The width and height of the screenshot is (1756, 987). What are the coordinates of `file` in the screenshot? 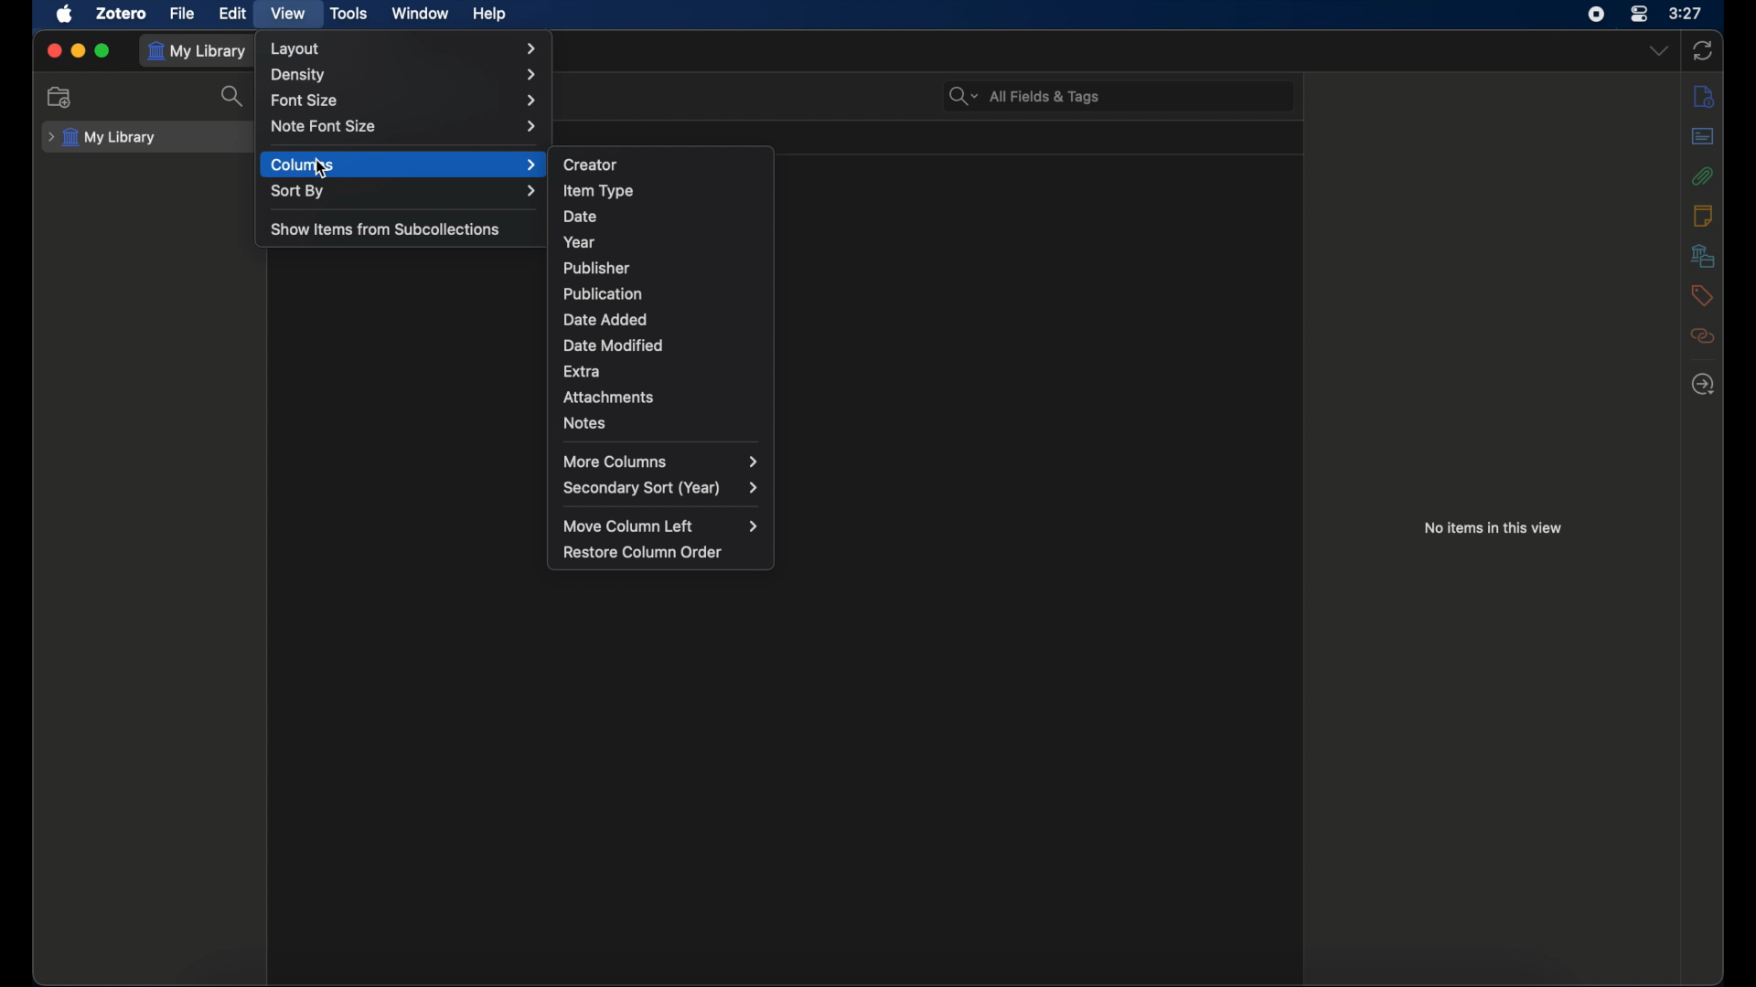 It's located at (183, 13).